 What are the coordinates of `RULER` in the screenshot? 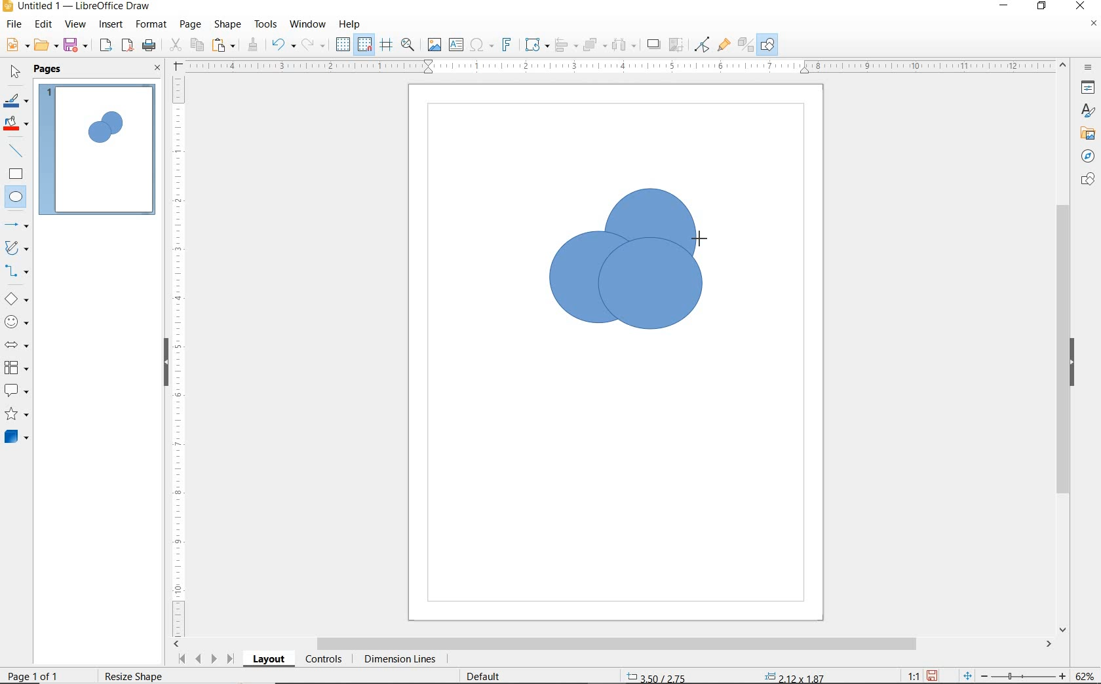 It's located at (621, 67).